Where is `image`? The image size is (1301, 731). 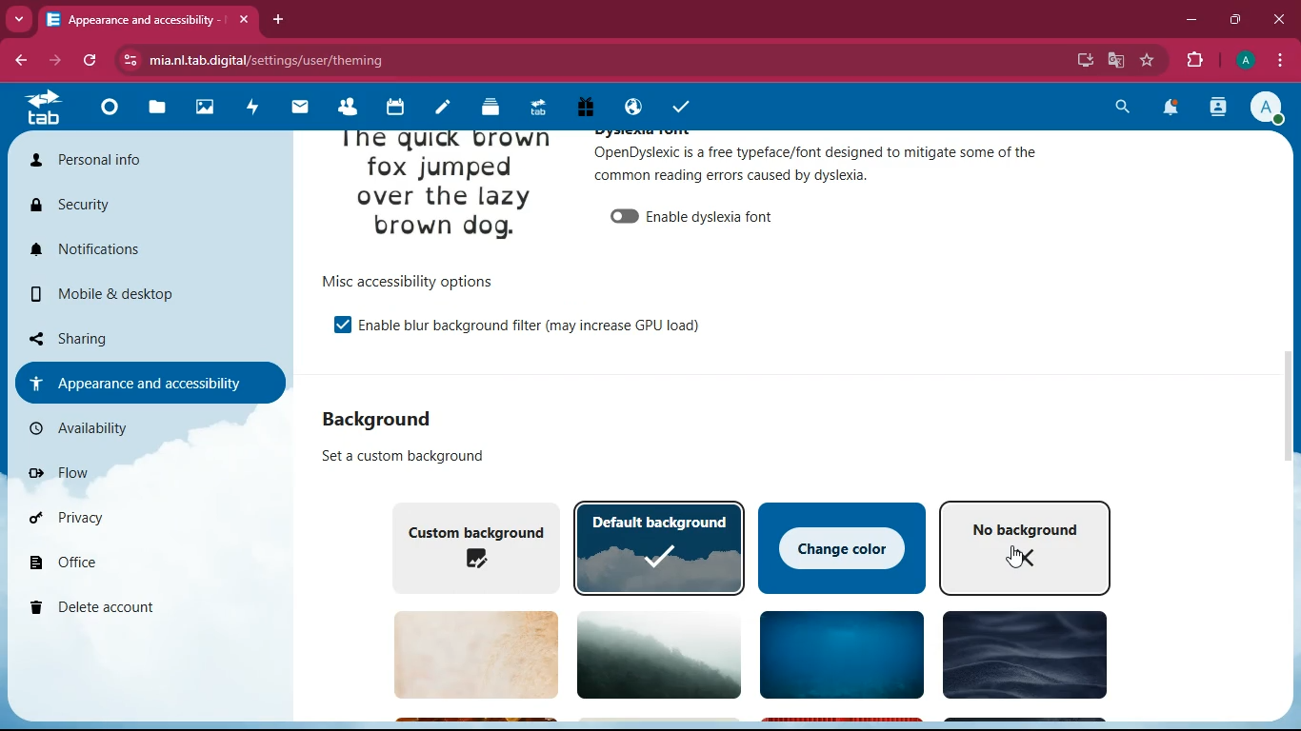
image is located at coordinates (446, 191).